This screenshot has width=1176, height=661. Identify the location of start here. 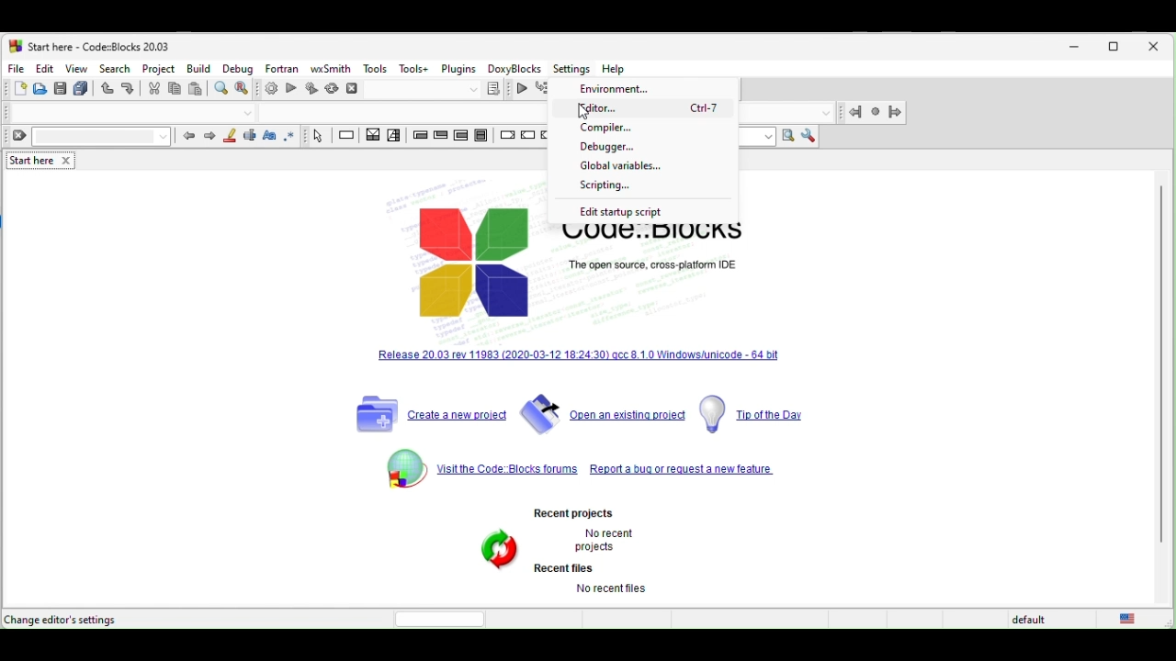
(43, 160).